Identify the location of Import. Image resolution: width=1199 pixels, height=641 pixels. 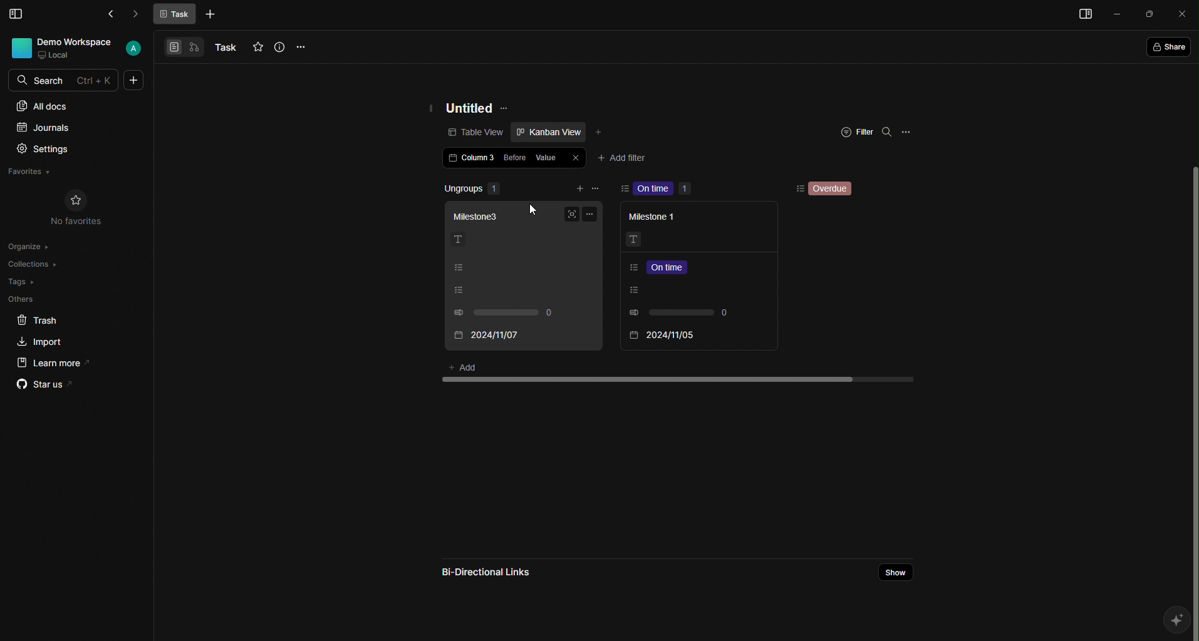
(41, 342).